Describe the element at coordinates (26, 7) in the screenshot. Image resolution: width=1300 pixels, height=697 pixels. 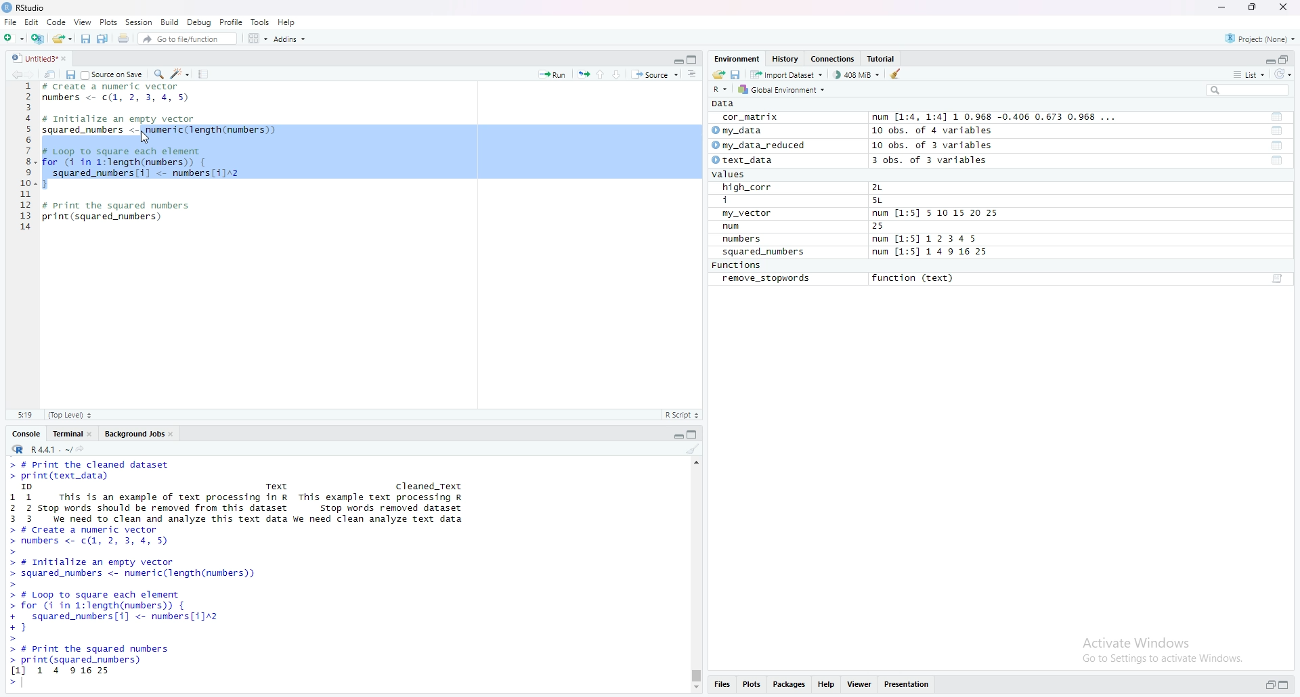
I see `RStudio` at that location.